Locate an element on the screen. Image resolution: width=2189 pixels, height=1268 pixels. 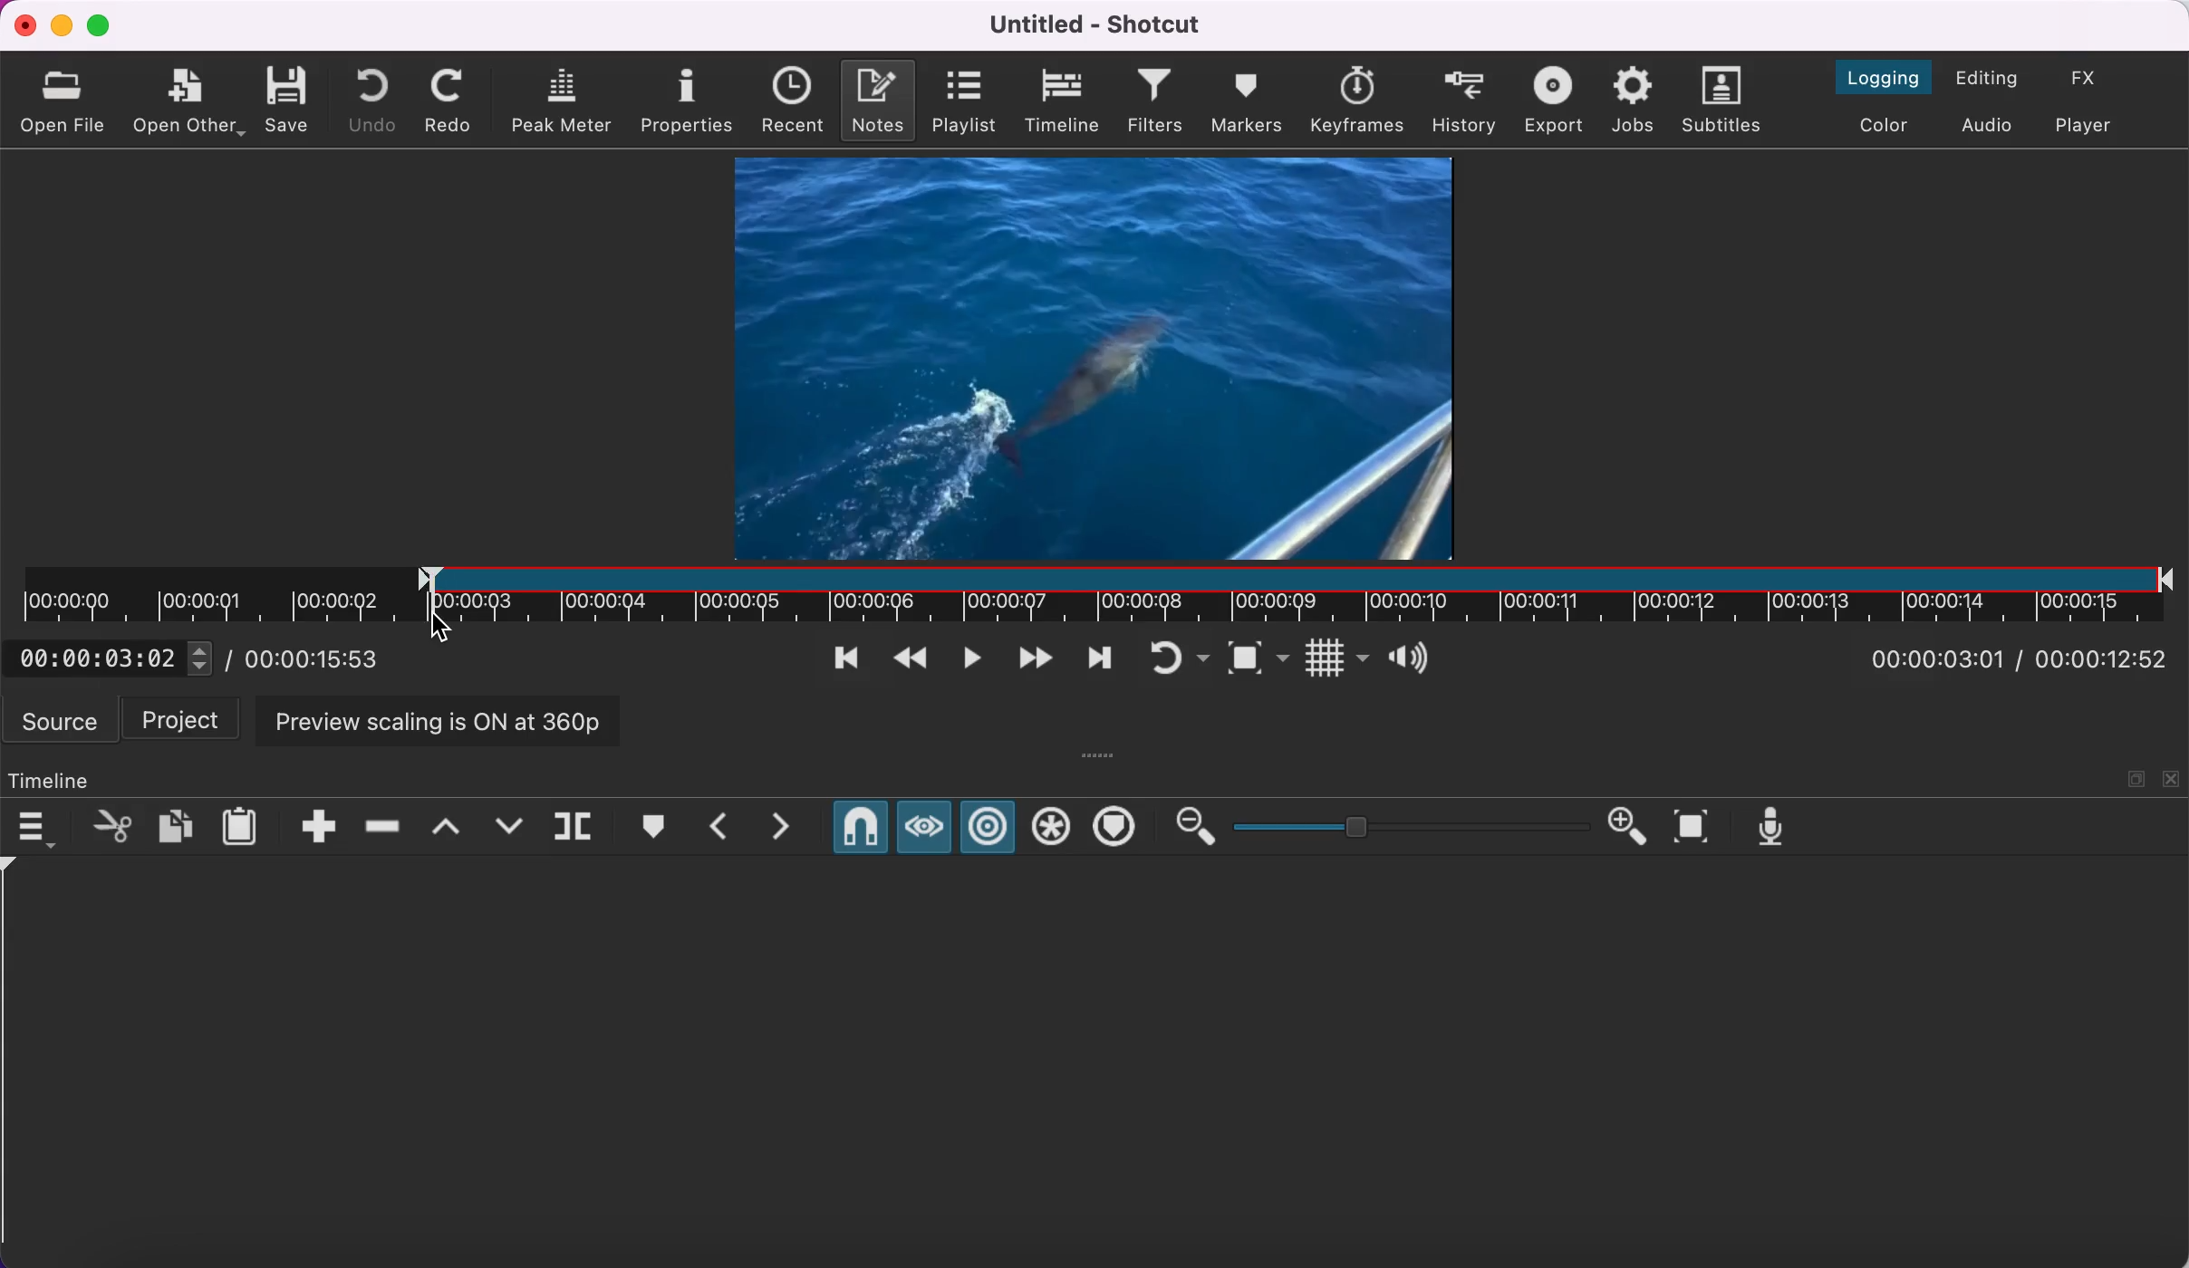
properties is located at coordinates (689, 98).